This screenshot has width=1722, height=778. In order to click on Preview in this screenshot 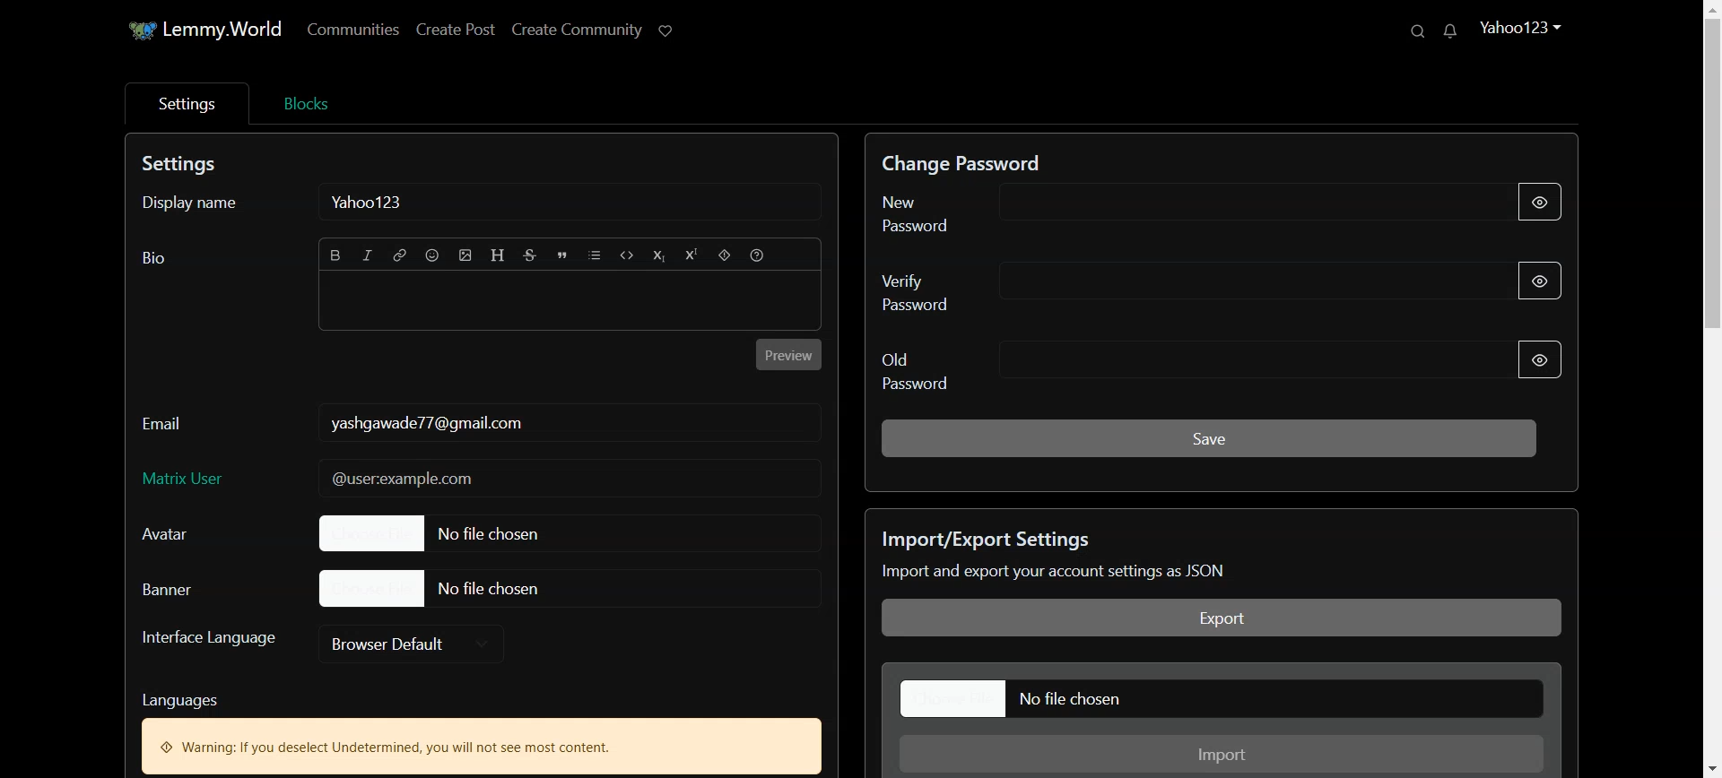, I will do `click(790, 354)`.